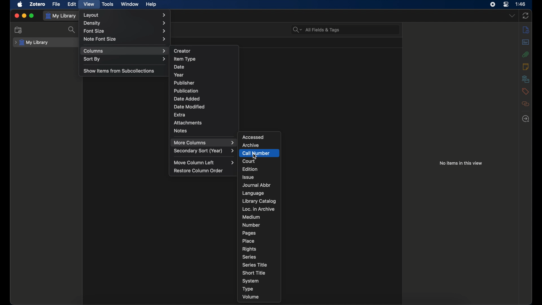 Image resolution: width=542 pixels, height=305 pixels. What do you see at coordinates (72, 4) in the screenshot?
I see `edit` at bounding box center [72, 4].